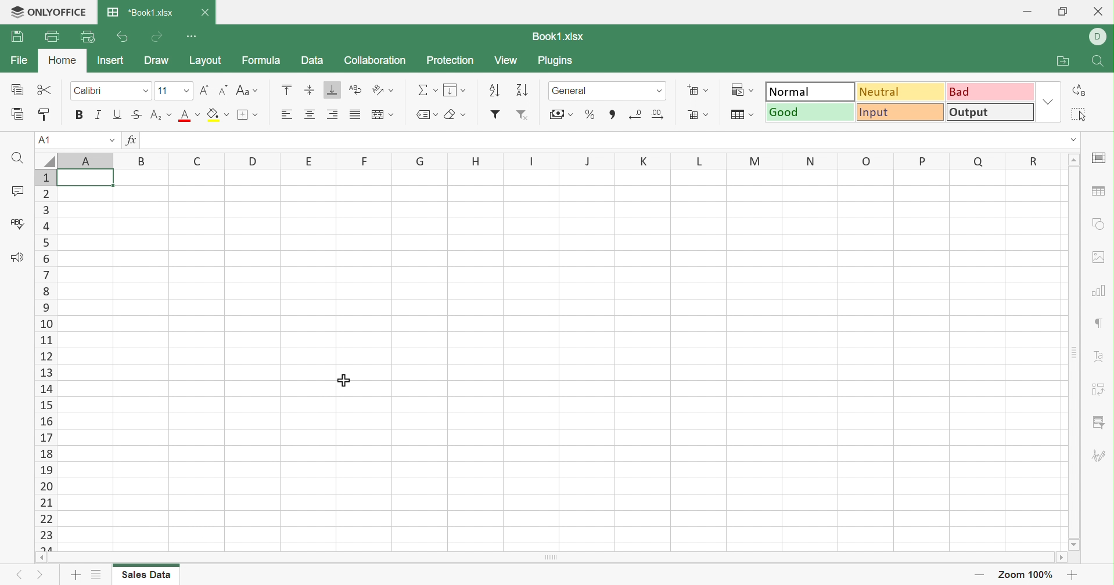 Image resolution: width=1114 pixels, height=585 pixels. Describe the element at coordinates (354, 89) in the screenshot. I see `Wrap Text` at that location.